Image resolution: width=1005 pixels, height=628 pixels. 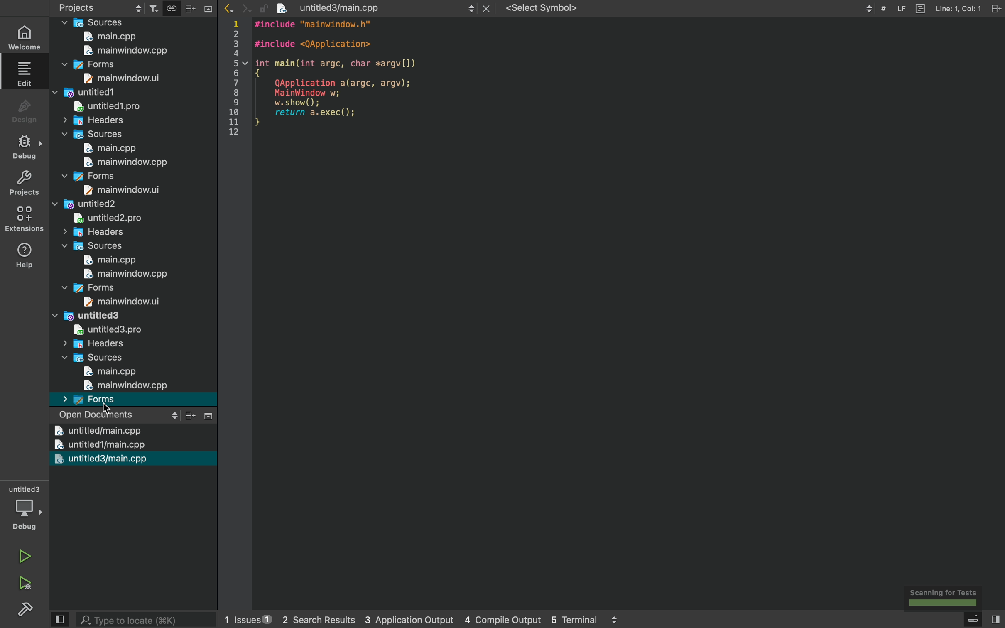 I want to click on 2 search results, so click(x=309, y=620).